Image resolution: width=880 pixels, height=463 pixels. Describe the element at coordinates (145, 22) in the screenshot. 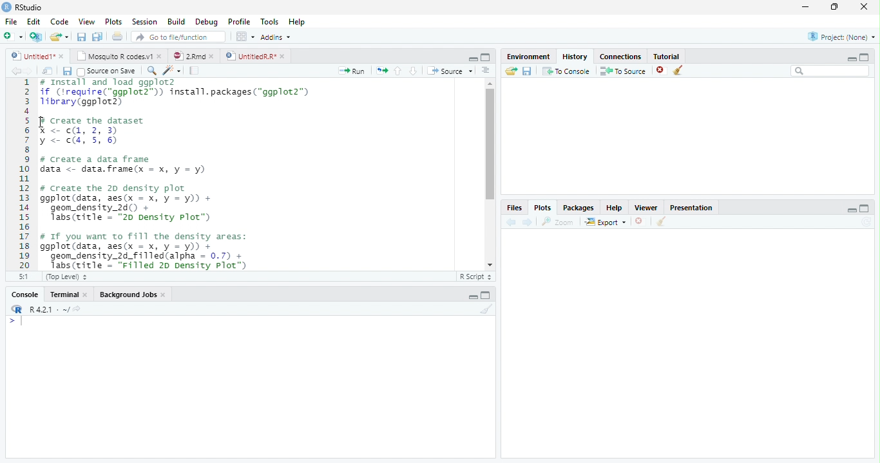

I see `Session` at that location.